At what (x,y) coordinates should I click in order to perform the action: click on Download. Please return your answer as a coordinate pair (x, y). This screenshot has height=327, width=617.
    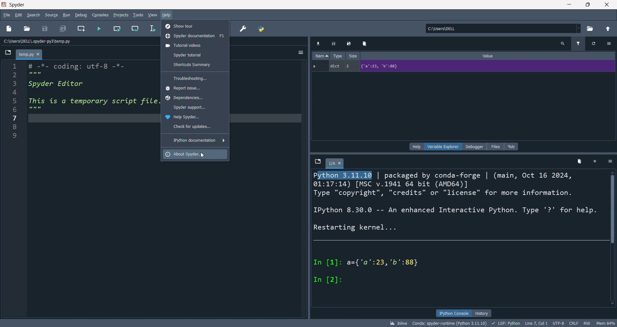
    Looking at the image, I should click on (318, 43).